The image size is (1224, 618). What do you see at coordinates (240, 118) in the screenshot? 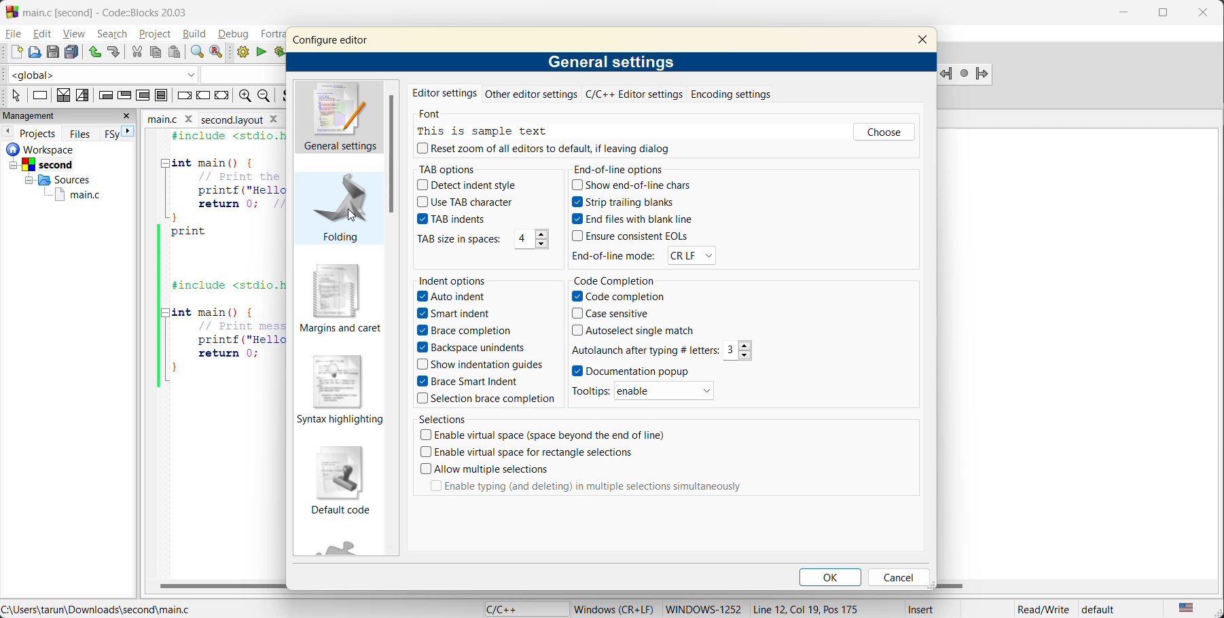
I see `Second layout` at bounding box center [240, 118].